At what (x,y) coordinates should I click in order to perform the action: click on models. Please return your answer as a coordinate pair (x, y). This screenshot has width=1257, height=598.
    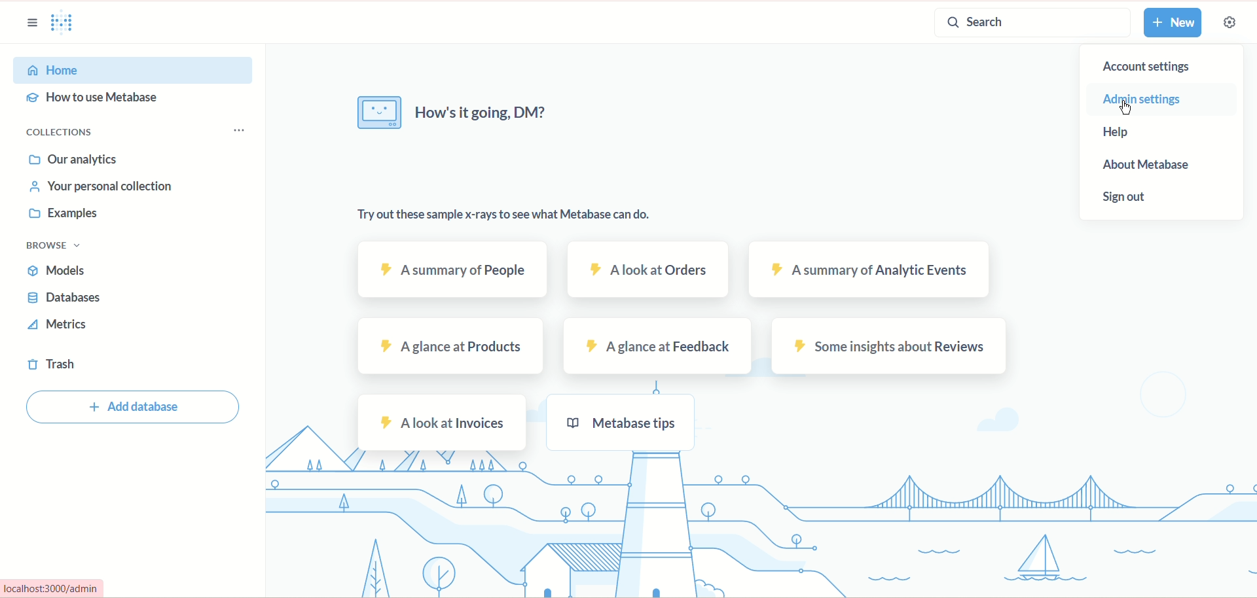
    Looking at the image, I should click on (58, 270).